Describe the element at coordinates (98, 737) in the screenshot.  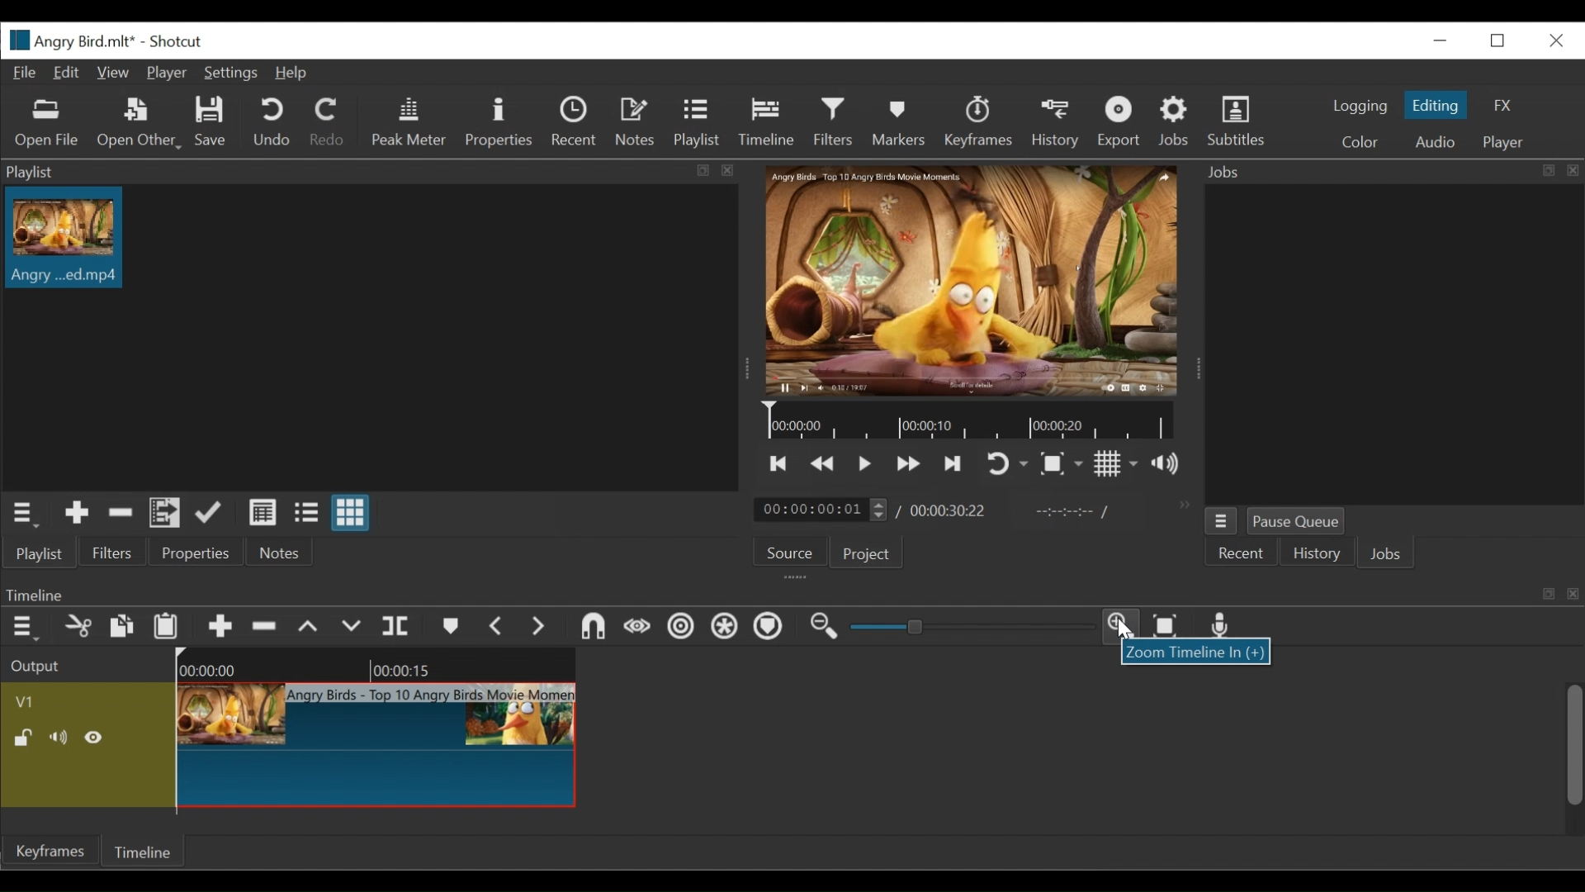
I see `Hide` at that location.